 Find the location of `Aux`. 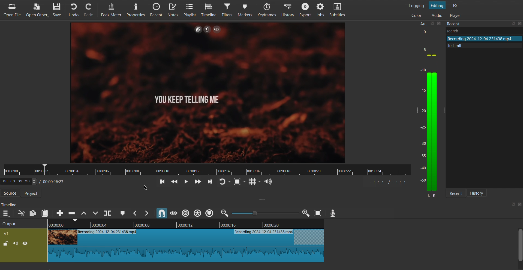

Aux is located at coordinates (423, 23).